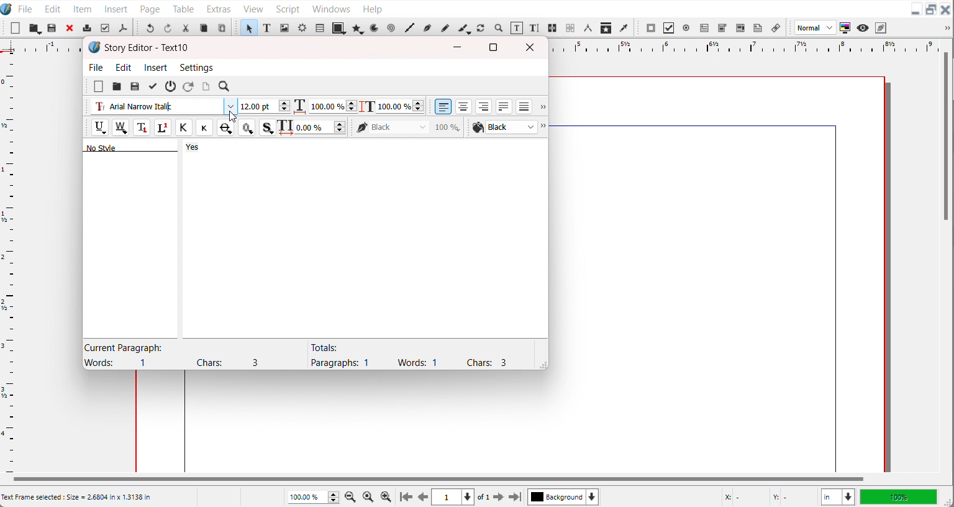 The width and height of the screenshot is (954, 507). Describe the element at coordinates (186, 28) in the screenshot. I see `Cut` at that location.